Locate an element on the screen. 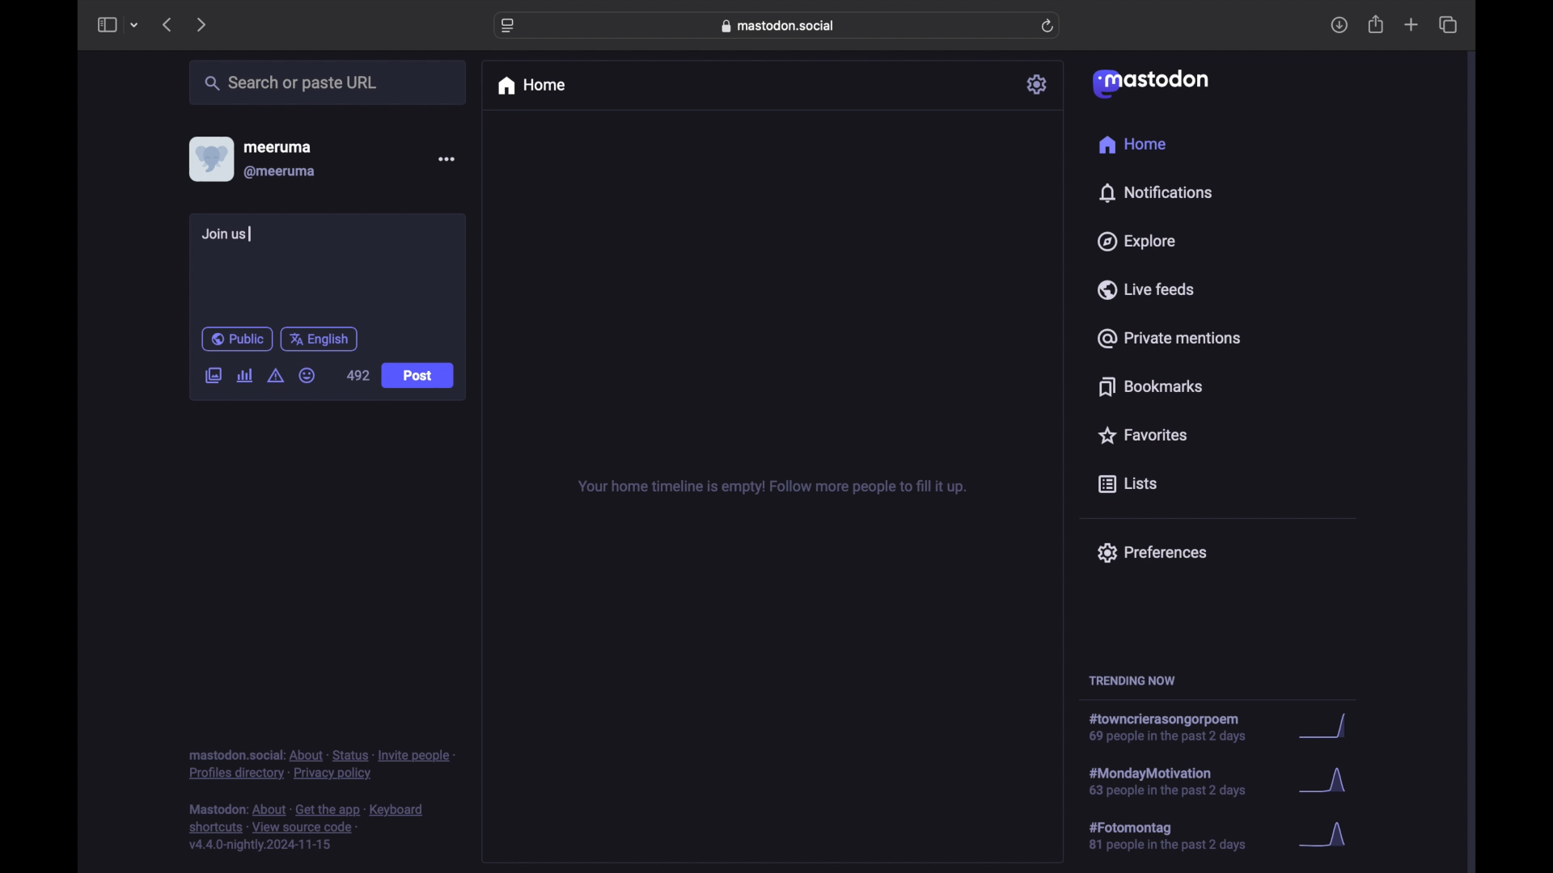 The width and height of the screenshot is (1553, 873). share is located at coordinates (1377, 25).